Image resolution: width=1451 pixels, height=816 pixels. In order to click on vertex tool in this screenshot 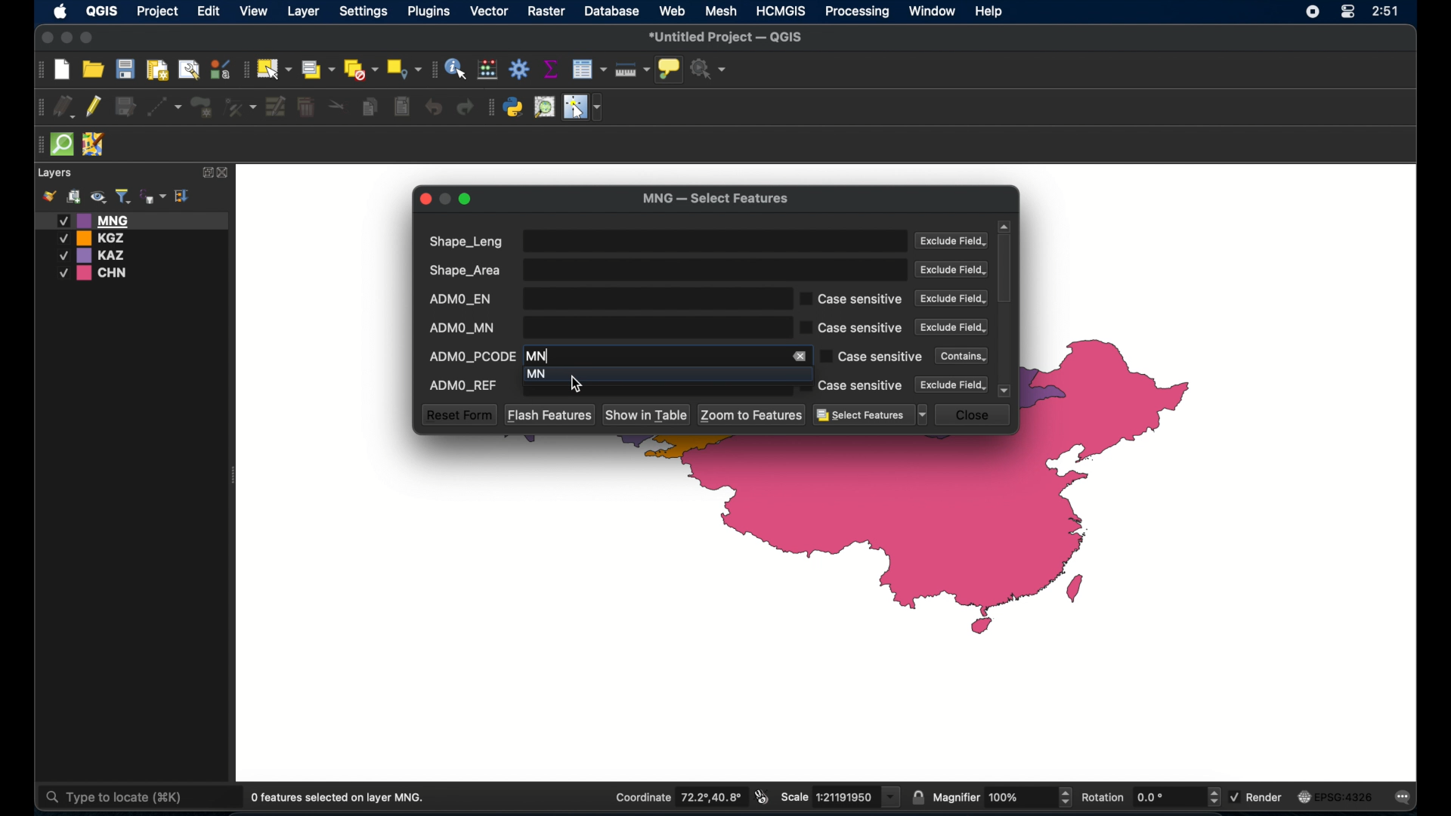, I will do `click(241, 106)`.